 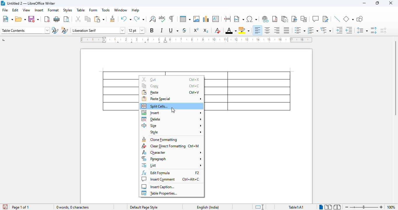 What do you see at coordinates (228, 19) in the screenshot?
I see `insert page break` at bounding box center [228, 19].